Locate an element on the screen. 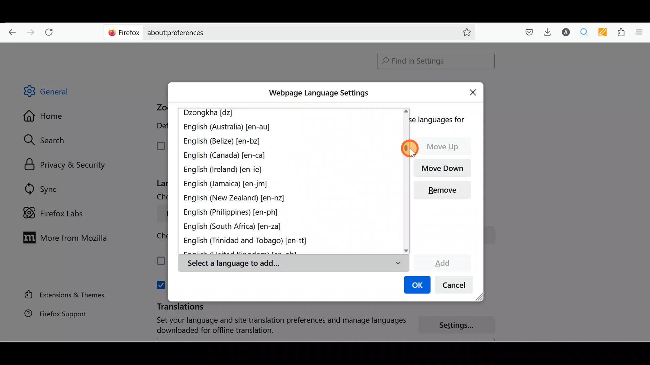 The image size is (650, 365). Scroll bar is located at coordinates (645, 192).